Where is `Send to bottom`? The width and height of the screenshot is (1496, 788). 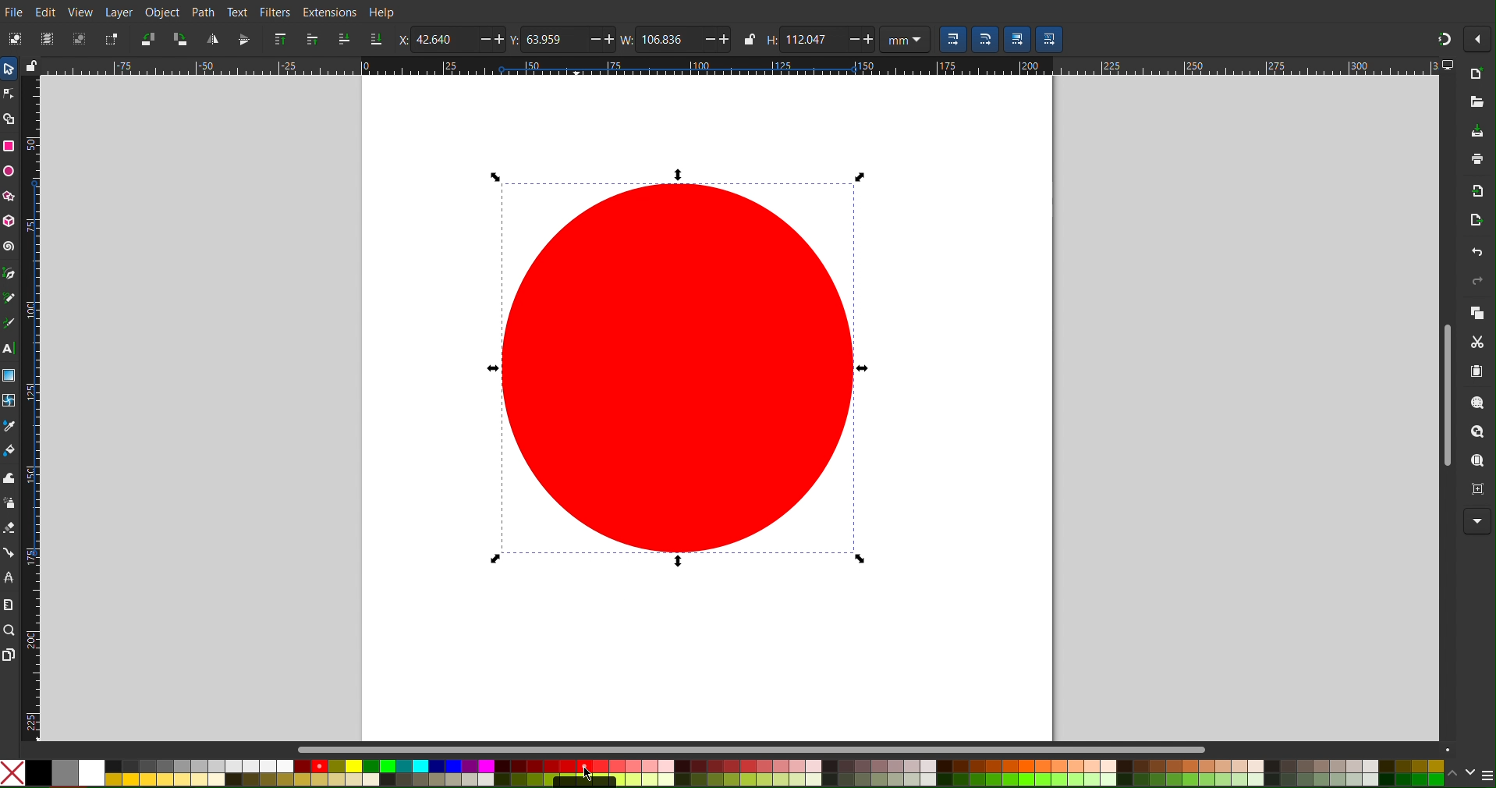 Send to bottom is located at coordinates (374, 40).